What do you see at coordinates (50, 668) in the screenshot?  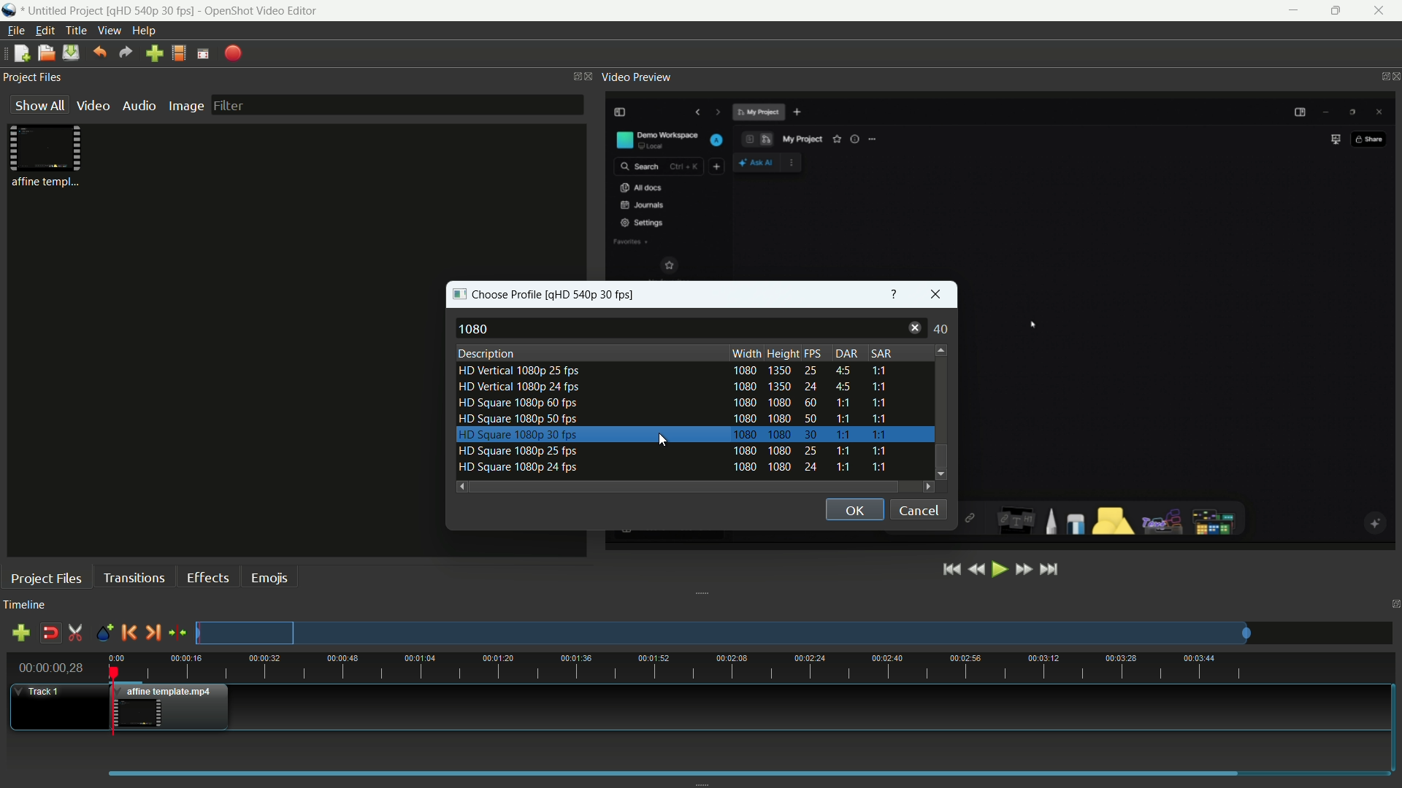 I see `current time` at bounding box center [50, 668].